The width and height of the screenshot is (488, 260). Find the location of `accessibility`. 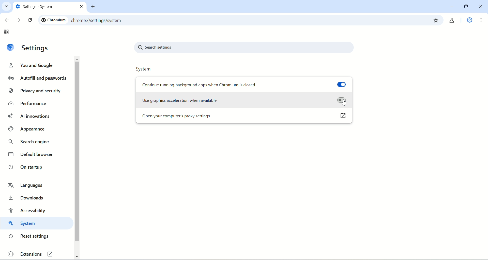

accessibility is located at coordinates (28, 209).